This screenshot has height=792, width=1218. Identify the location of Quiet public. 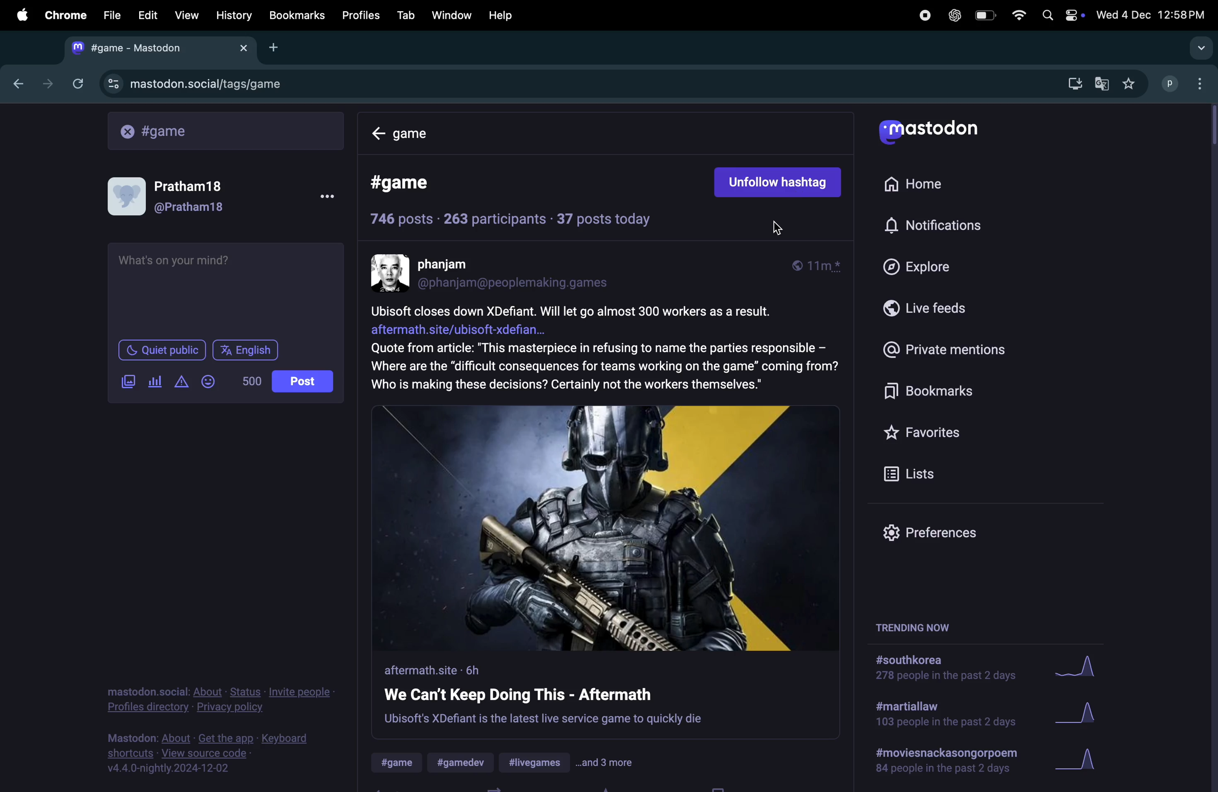
(161, 349).